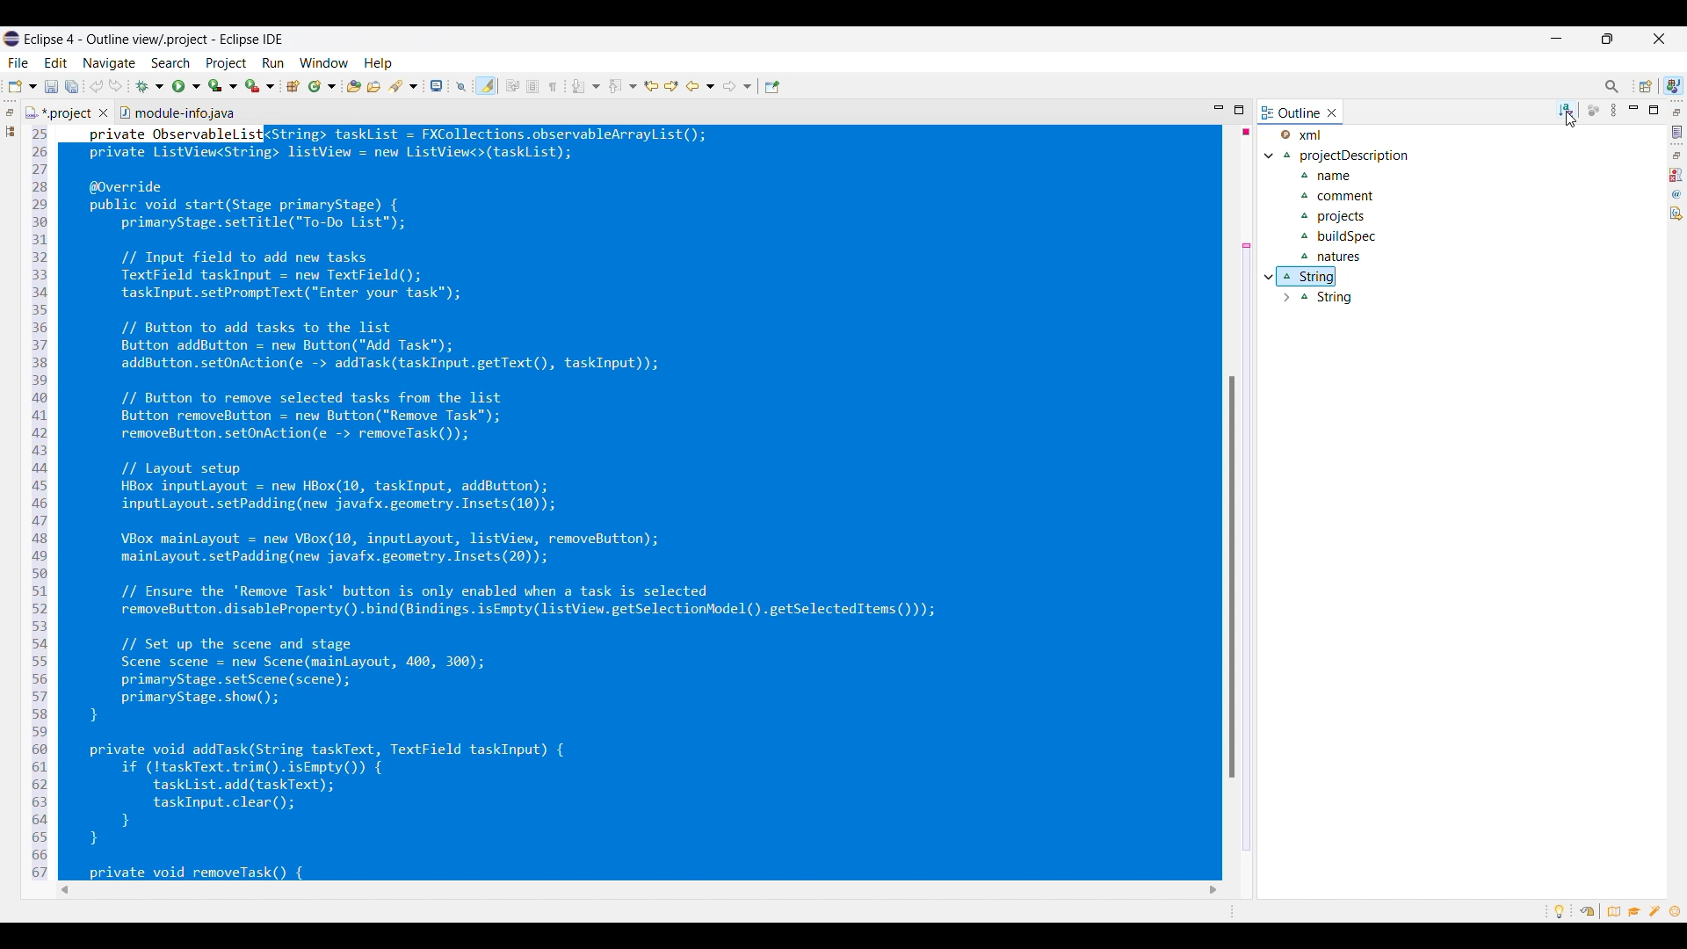 The width and height of the screenshot is (1687, 949). I want to click on Debug options, so click(149, 87).